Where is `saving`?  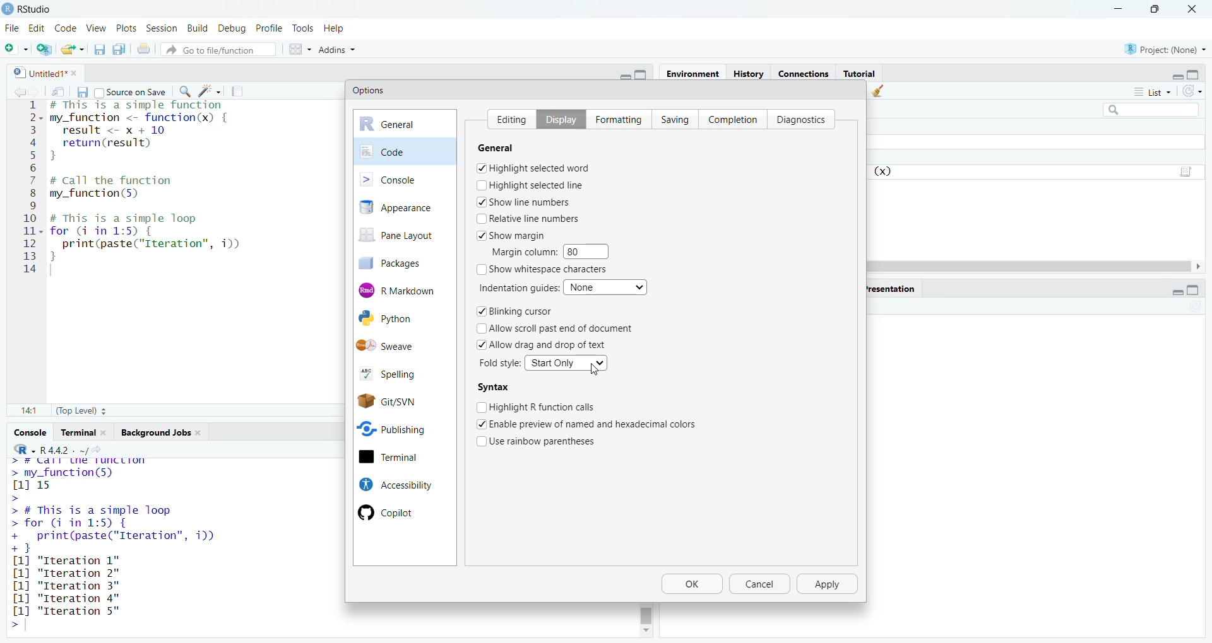 saving is located at coordinates (670, 119).